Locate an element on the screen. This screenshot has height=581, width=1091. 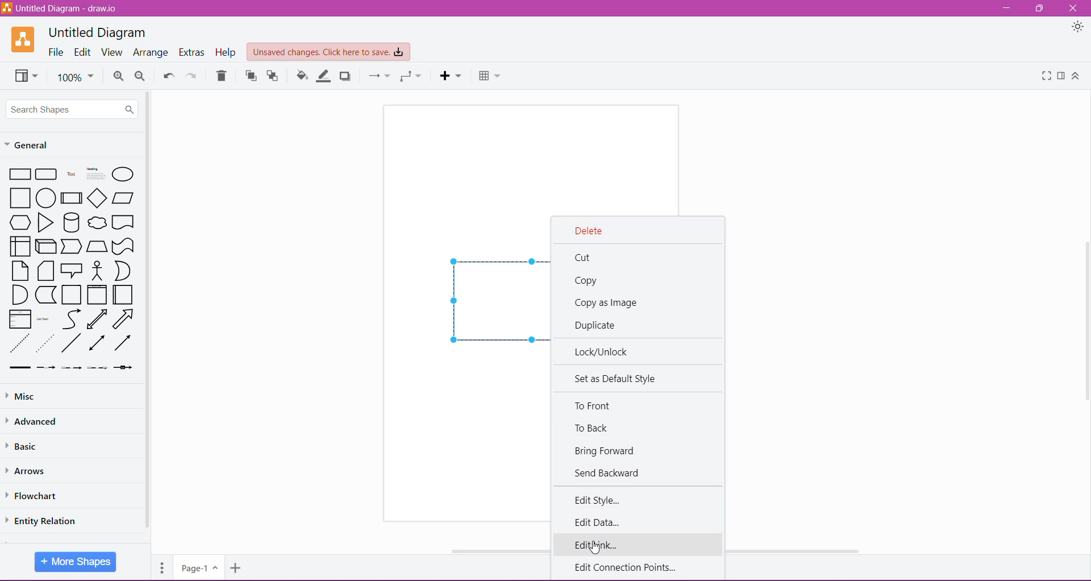
Available shapes under Genera category is located at coordinates (70, 268).